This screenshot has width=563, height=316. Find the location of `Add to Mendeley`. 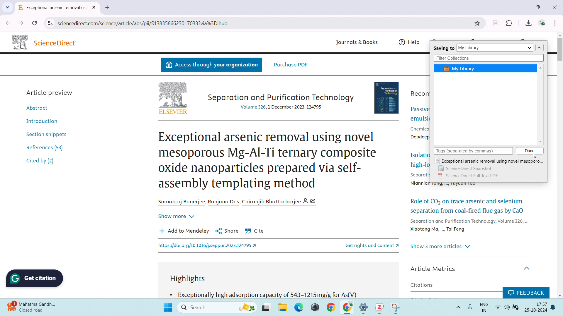

Add to Mendeley is located at coordinates (184, 231).